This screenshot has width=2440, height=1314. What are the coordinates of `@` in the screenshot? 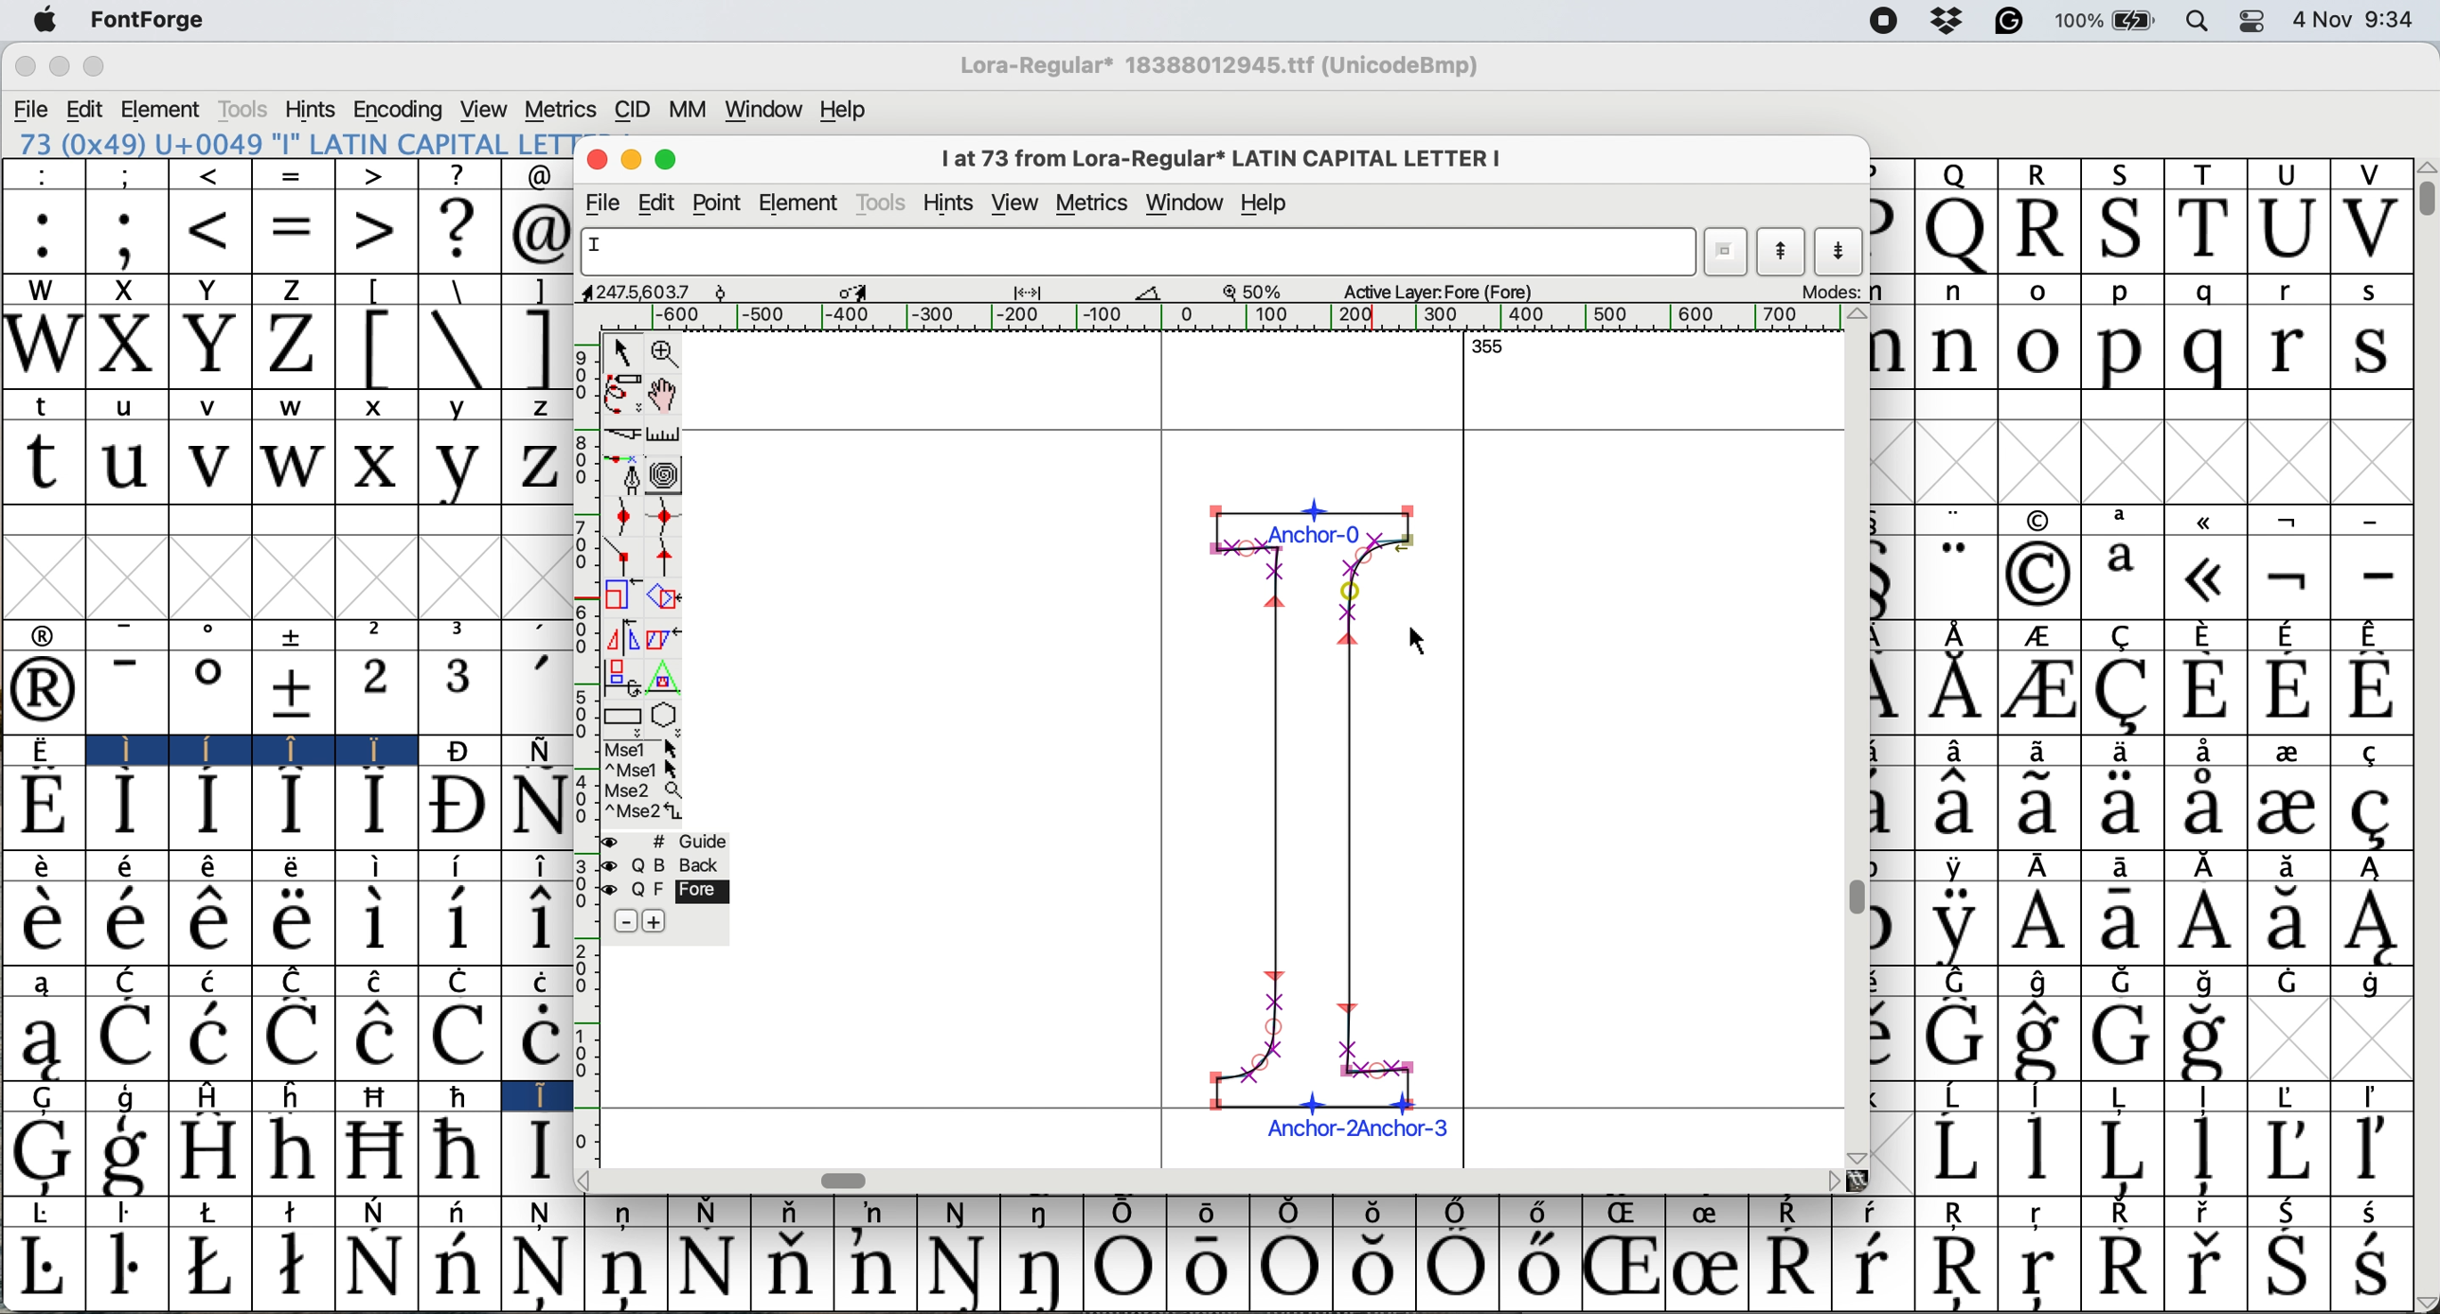 It's located at (537, 176).